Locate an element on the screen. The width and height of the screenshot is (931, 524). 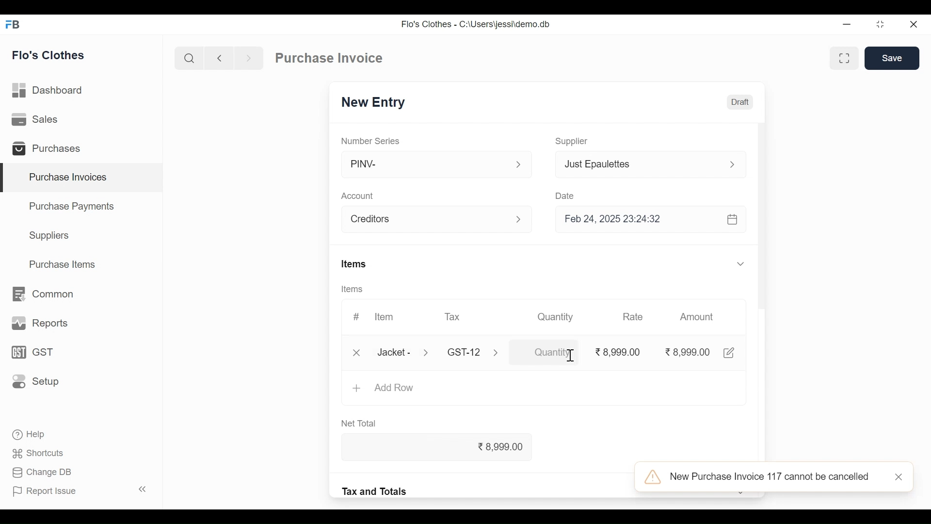
Report Issue is located at coordinates (80, 490).